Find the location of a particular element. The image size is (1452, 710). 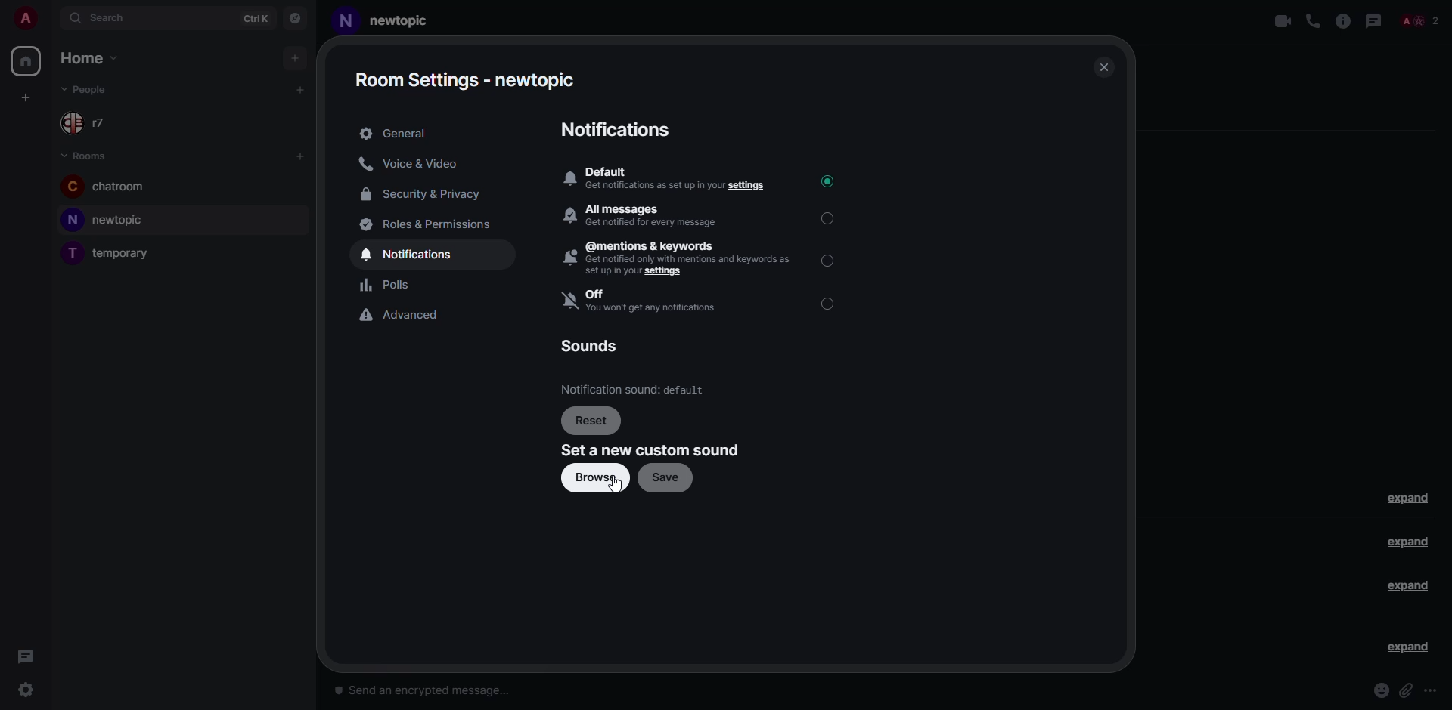

attach is located at coordinates (1407, 690).